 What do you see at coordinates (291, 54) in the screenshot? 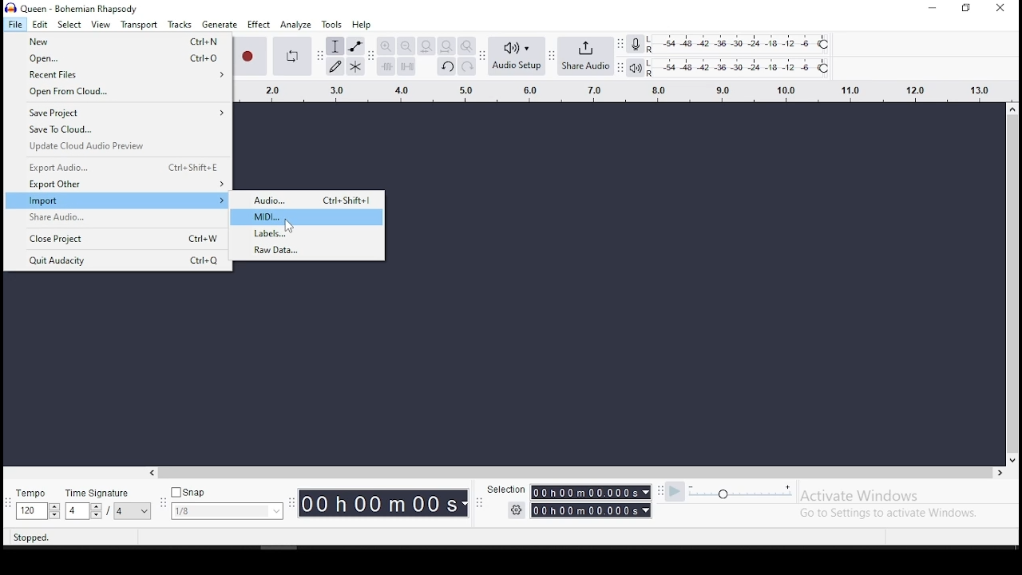
I see `enable looping` at bounding box center [291, 54].